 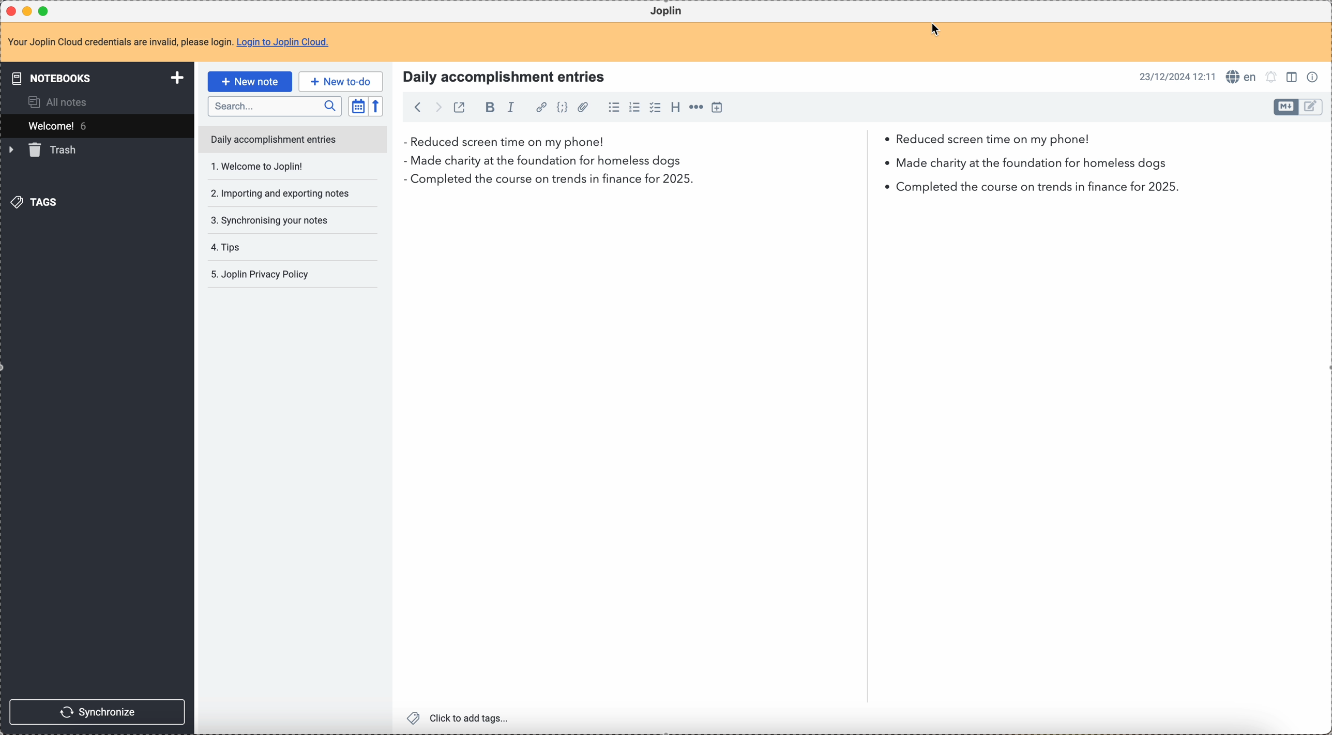 I want to click on hyperlink, so click(x=541, y=108).